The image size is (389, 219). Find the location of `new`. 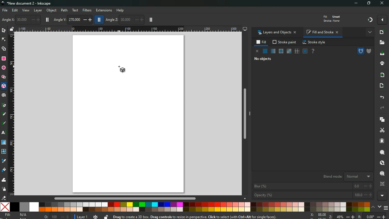

new is located at coordinates (381, 32).